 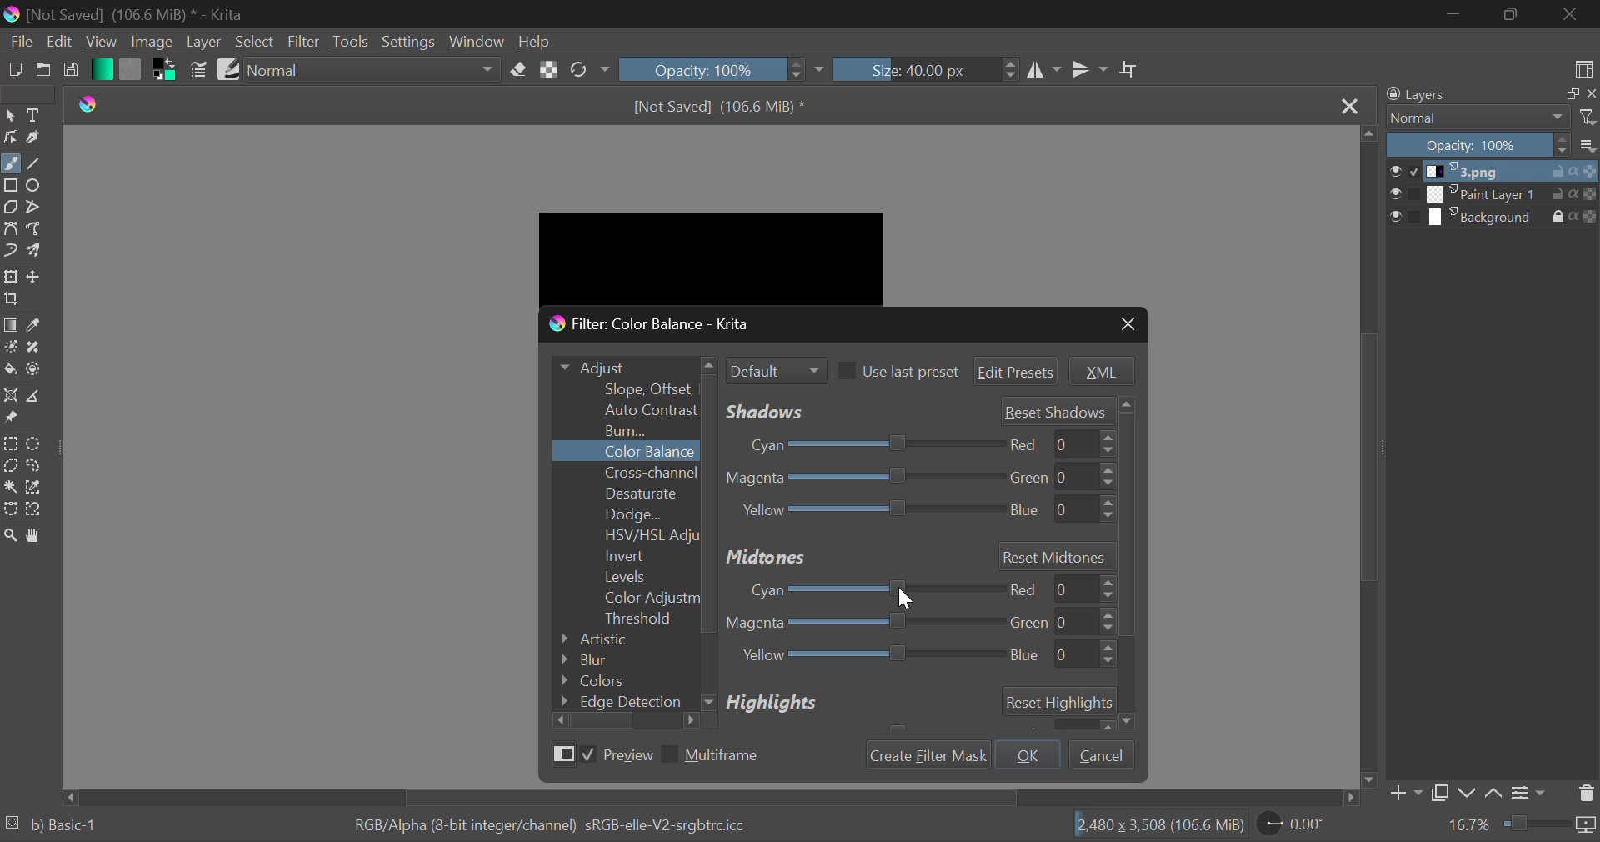 I want to click on Pan, so click(x=40, y=535).